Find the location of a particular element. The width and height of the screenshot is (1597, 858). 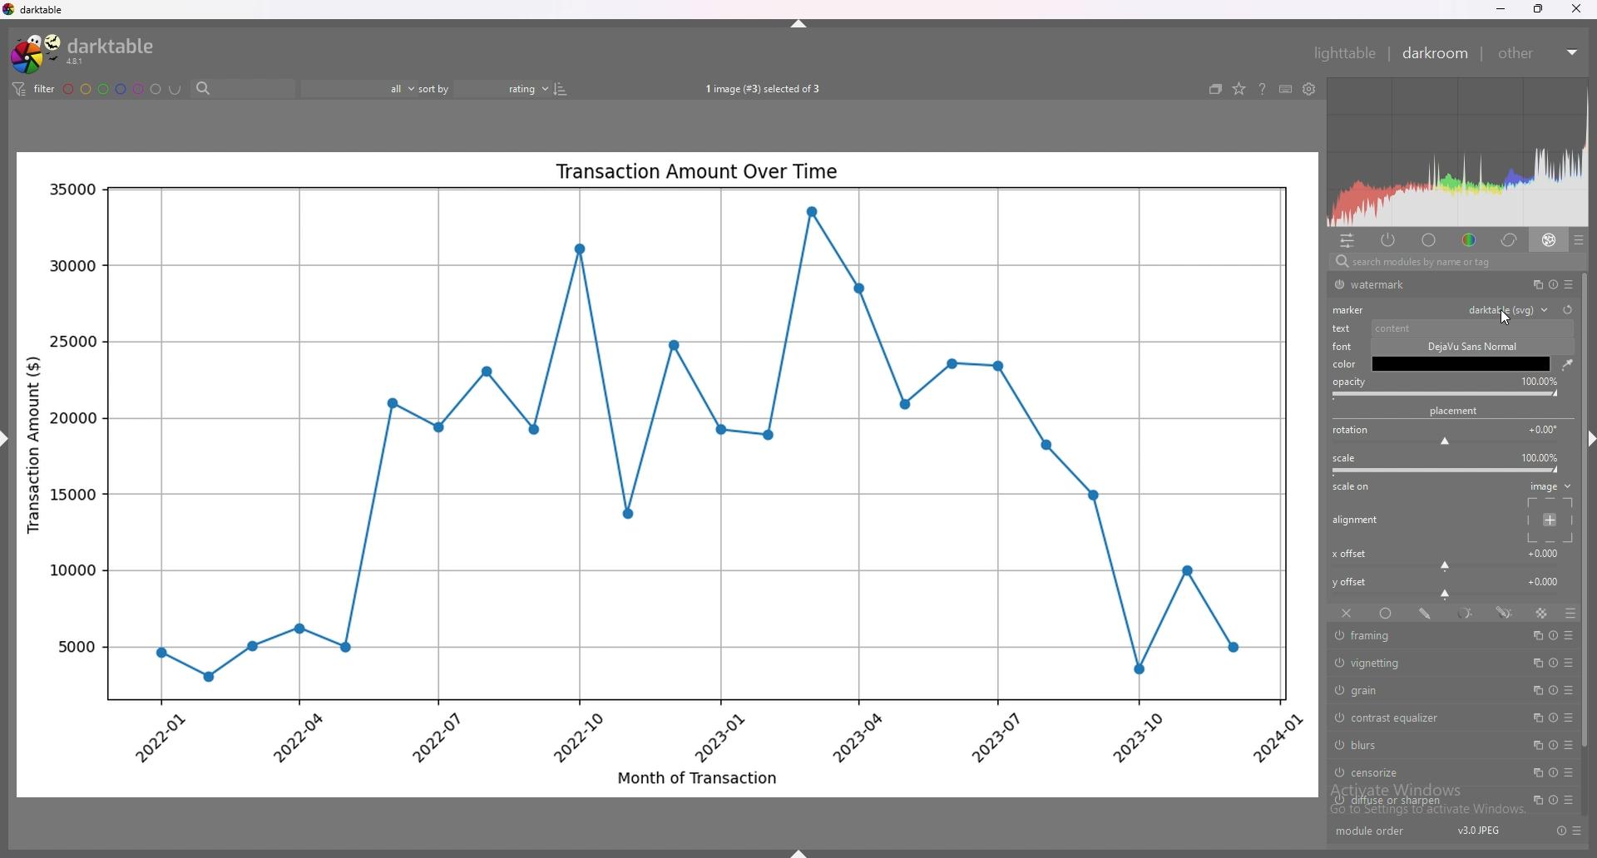

multiple instances action is located at coordinates (1535, 745).